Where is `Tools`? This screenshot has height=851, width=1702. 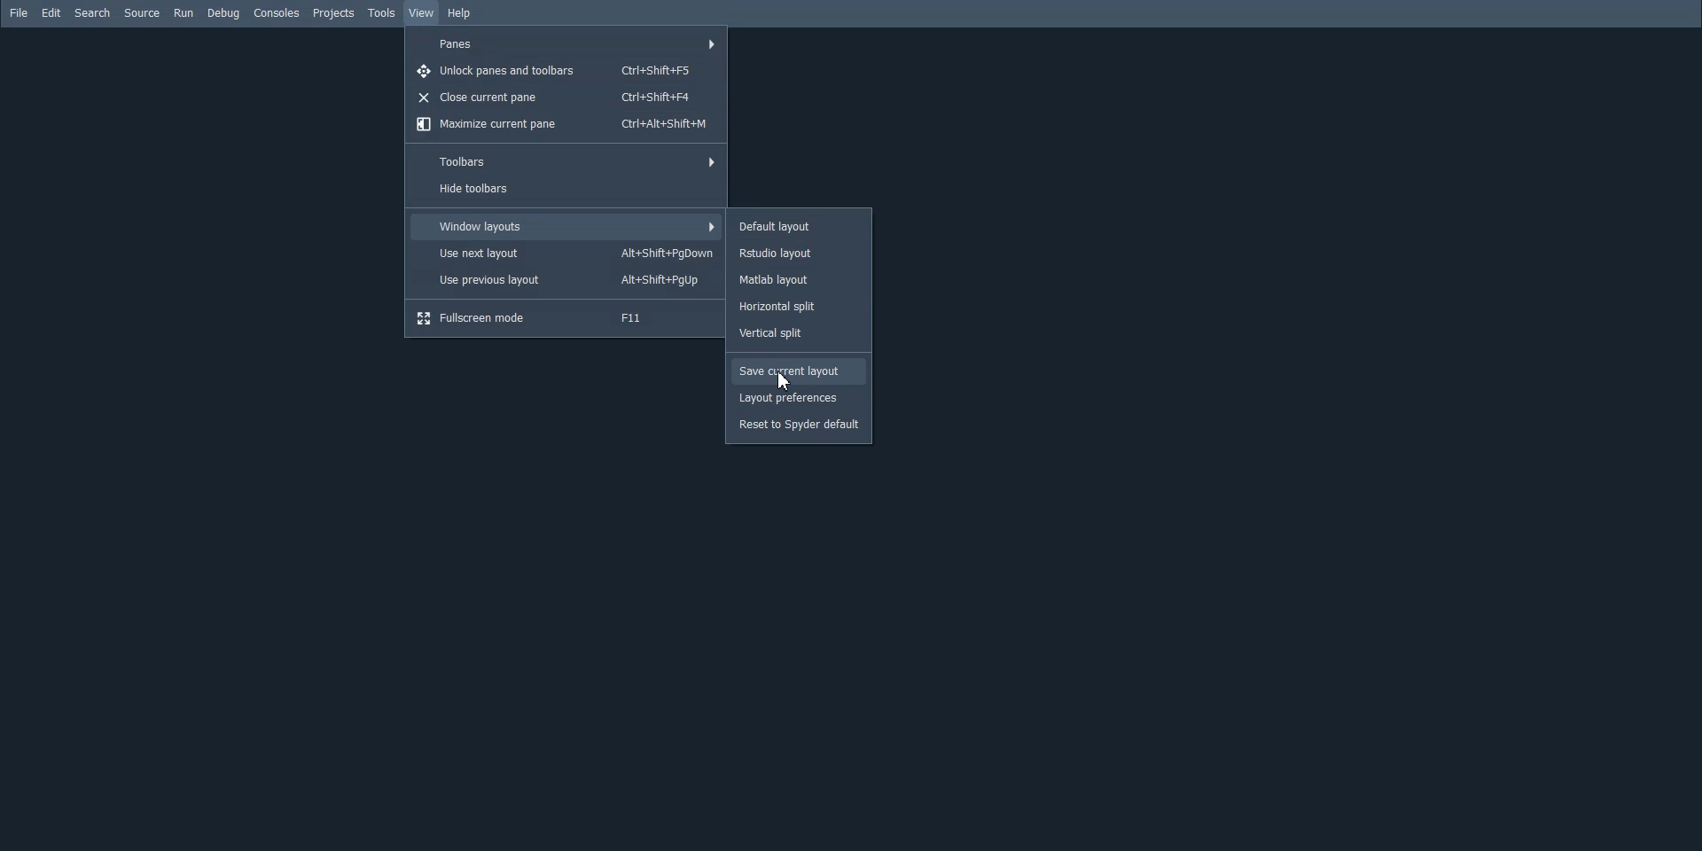
Tools is located at coordinates (383, 13).